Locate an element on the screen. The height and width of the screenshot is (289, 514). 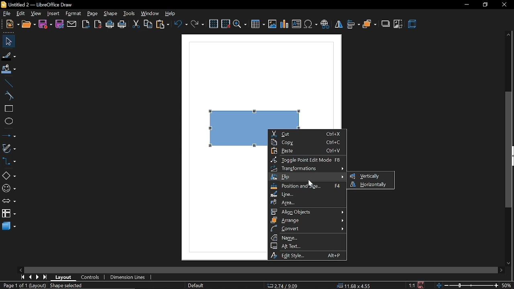
transformation is located at coordinates (306, 168).